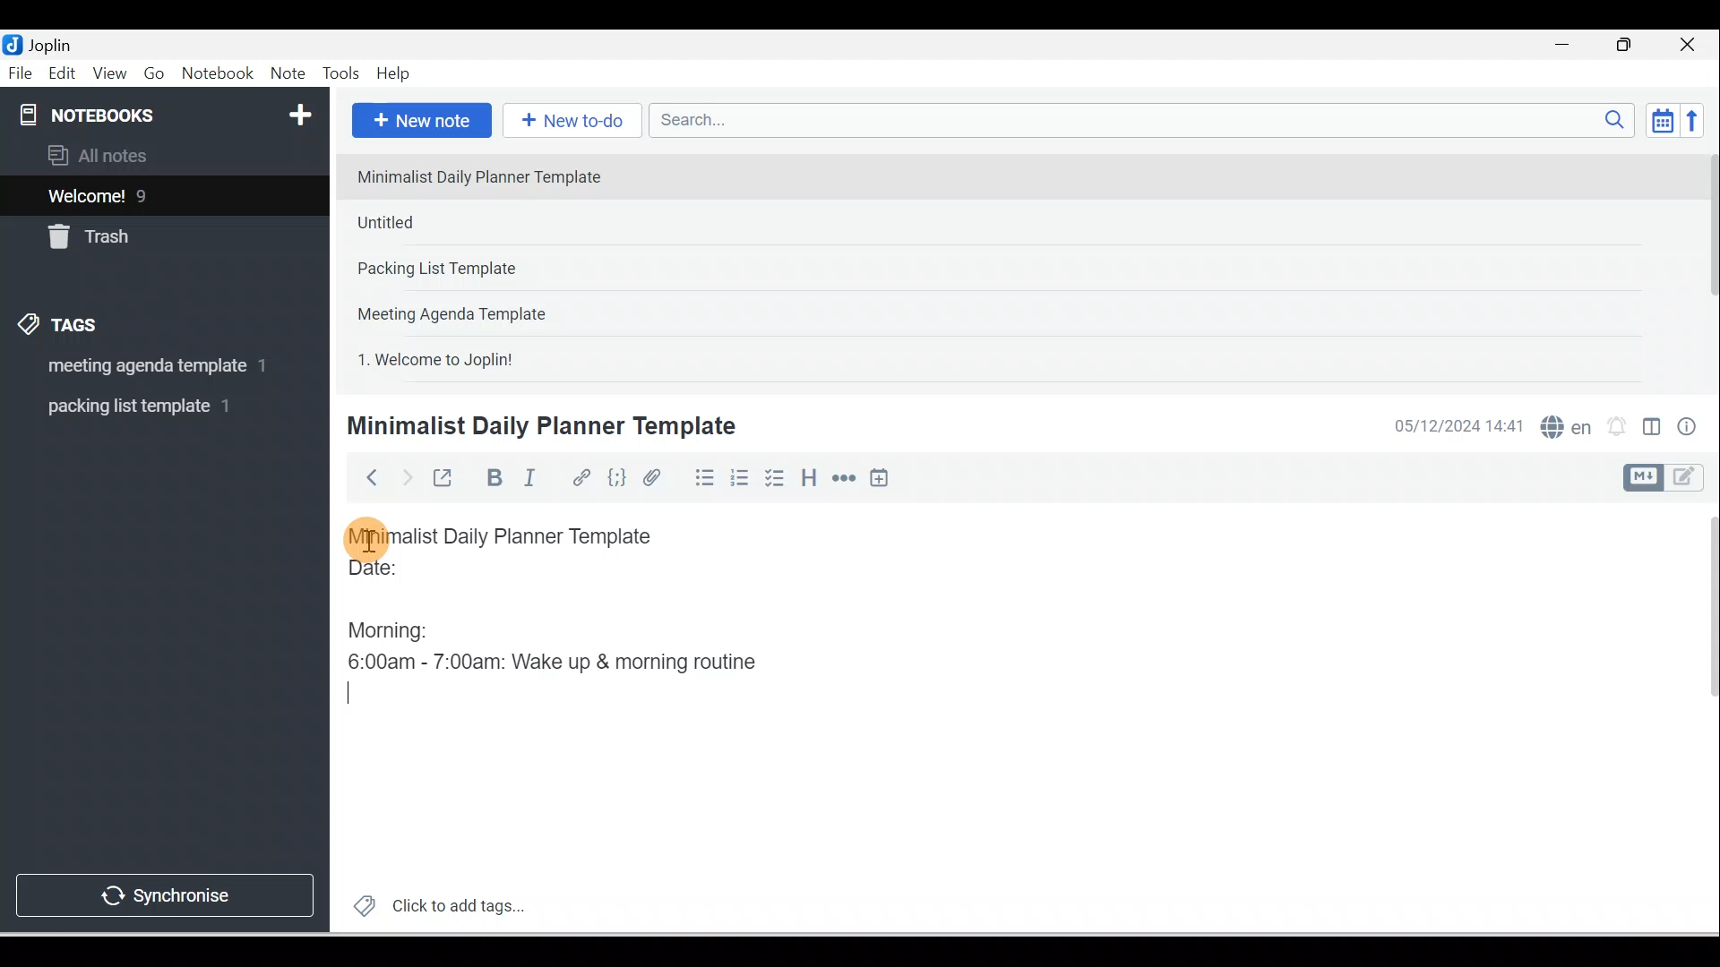  What do you see at coordinates (1670, 478) in the screenshot?
I see `Toggle editor layout` at bounding box center [1670, 478].